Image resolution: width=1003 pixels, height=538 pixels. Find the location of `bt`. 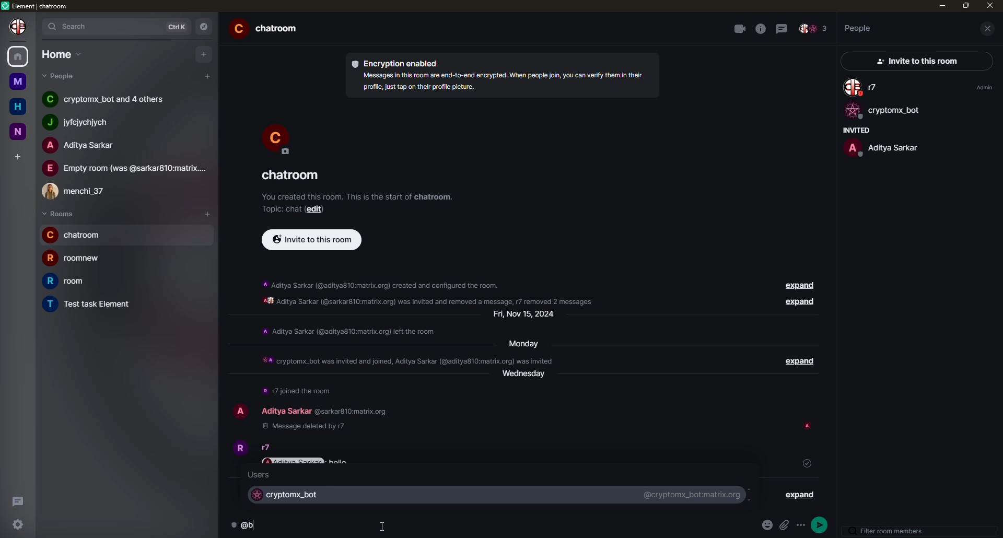

bt is located at coordinates (288, 494).